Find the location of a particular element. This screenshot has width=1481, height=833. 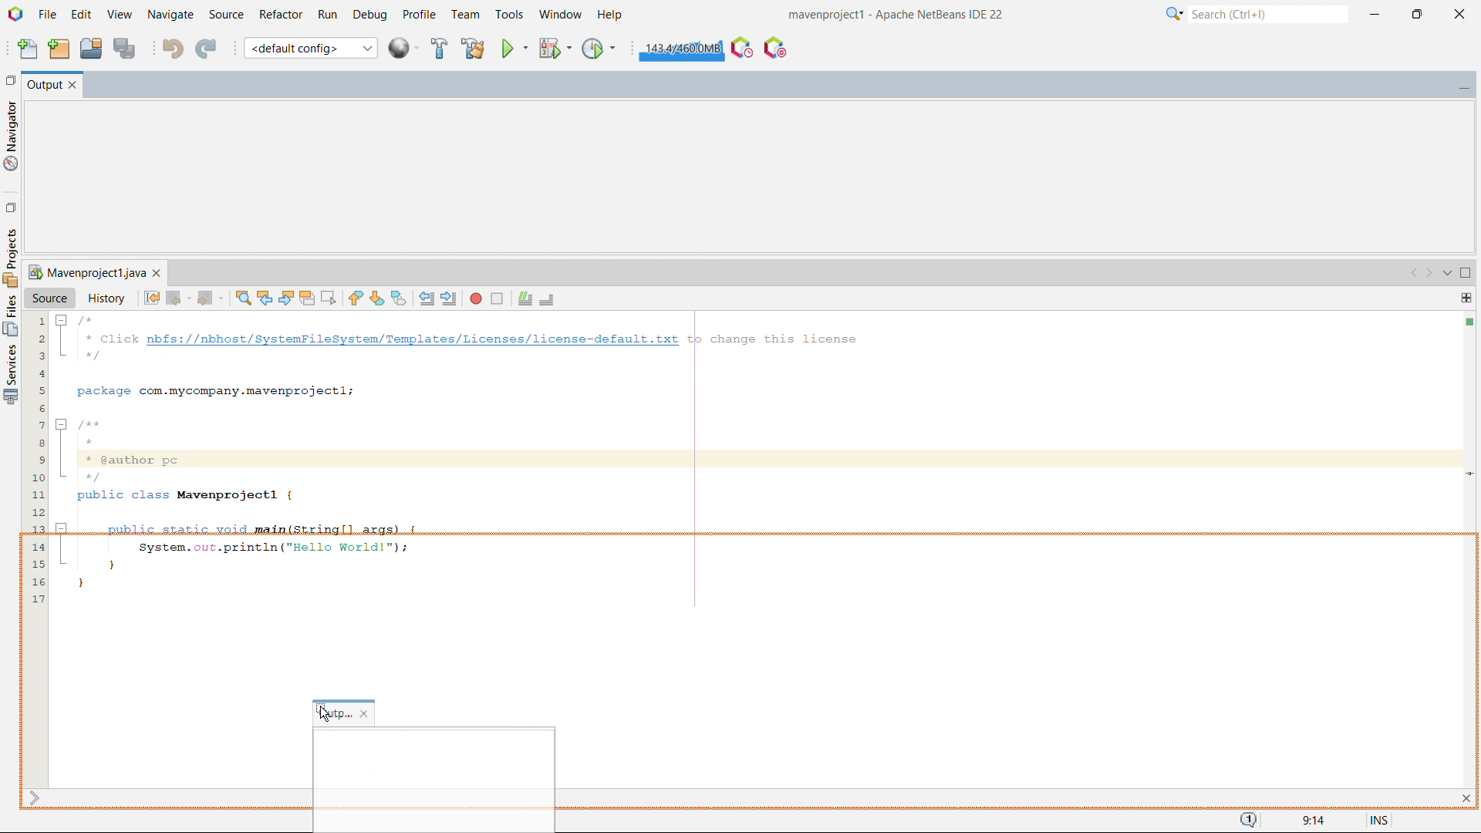

shift line right is located at coordinates (450, 298).